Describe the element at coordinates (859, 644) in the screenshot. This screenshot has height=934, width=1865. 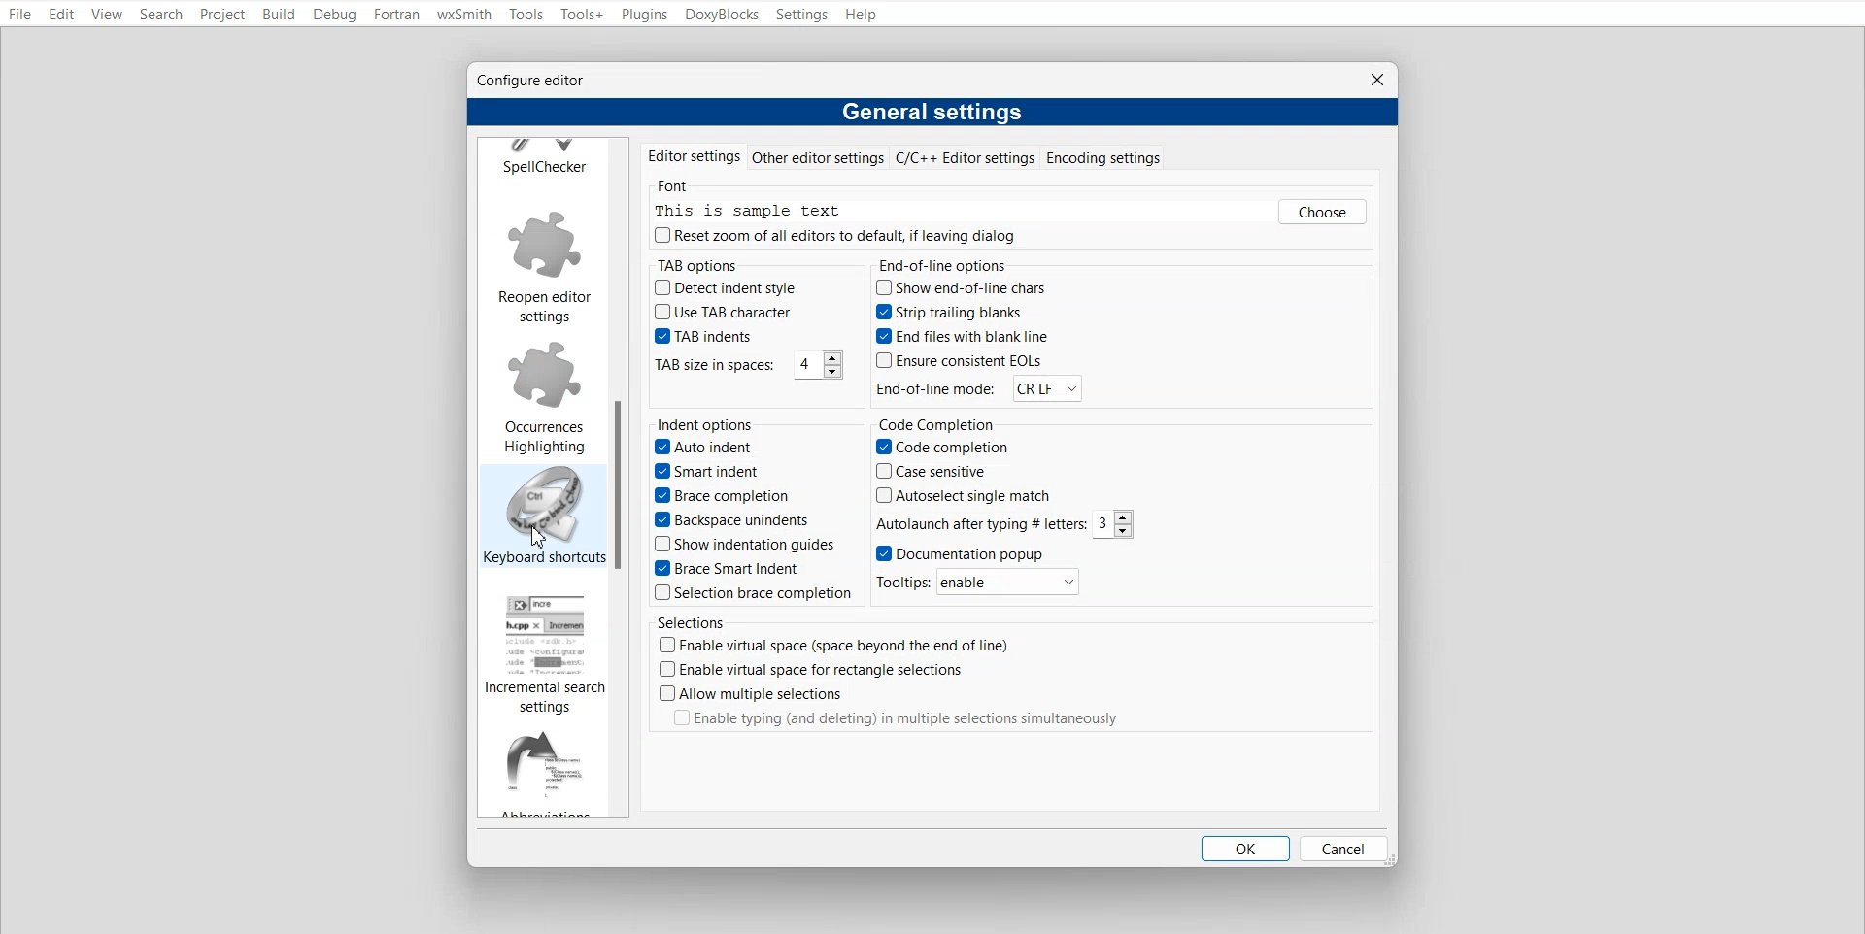
I see `(") Enable virtual space (space beyond the end of line)` at that location.